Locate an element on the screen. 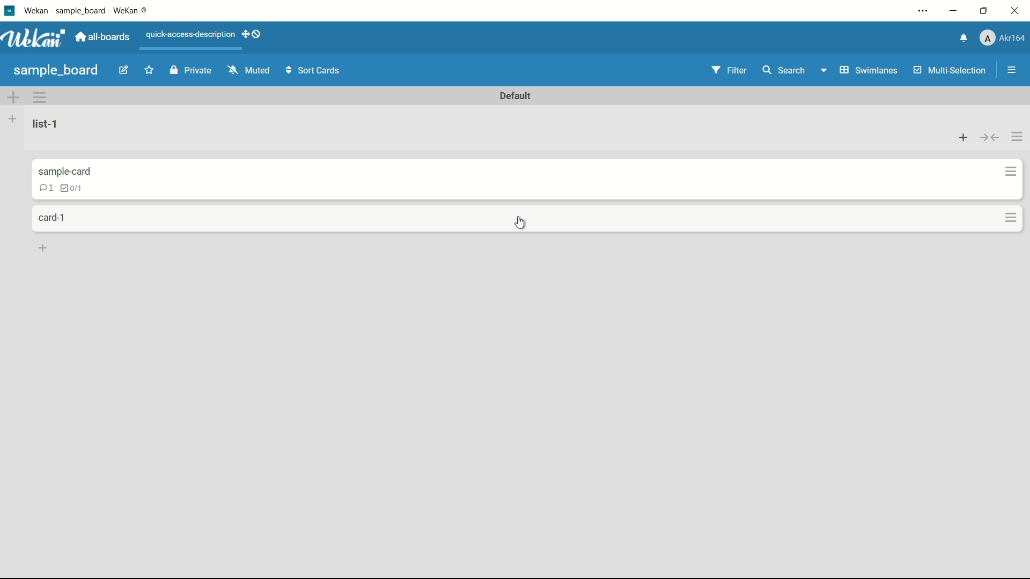 This screenshot has width=1030, height=579. add swimlane is located at coordinates (12, 99).